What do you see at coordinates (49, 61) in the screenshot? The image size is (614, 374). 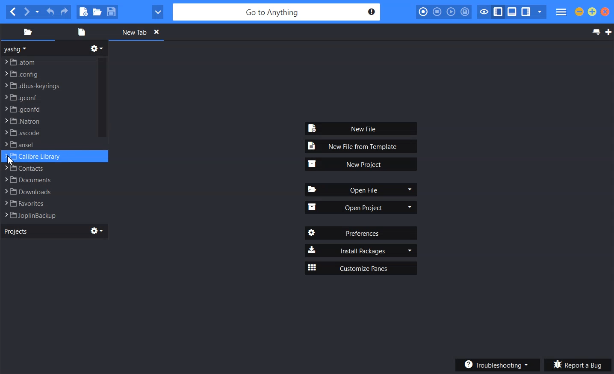 I see `File` at bounding box center [49, 61].